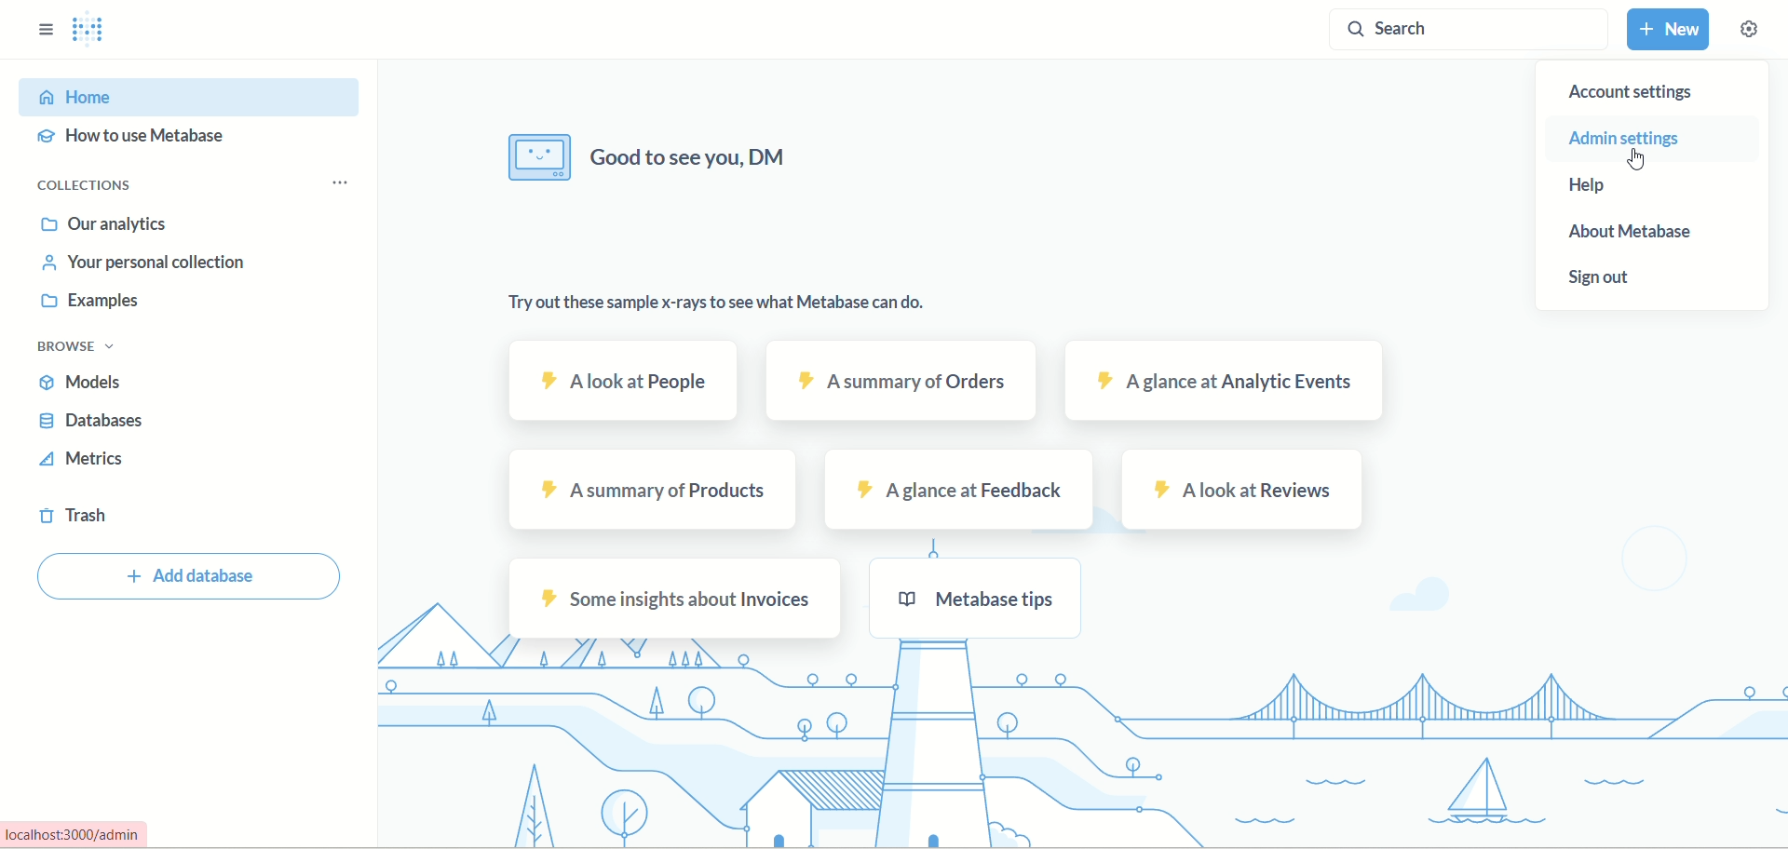 The height and width of the screenshot is (849, 1788). Describe the element at coordinates (97, 384) in the screenshot. I see `models` at that location.